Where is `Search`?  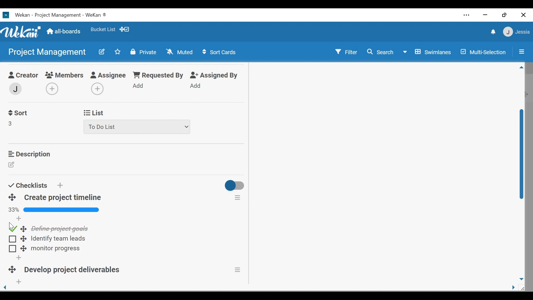 Search is located at coordinates (381, 53).